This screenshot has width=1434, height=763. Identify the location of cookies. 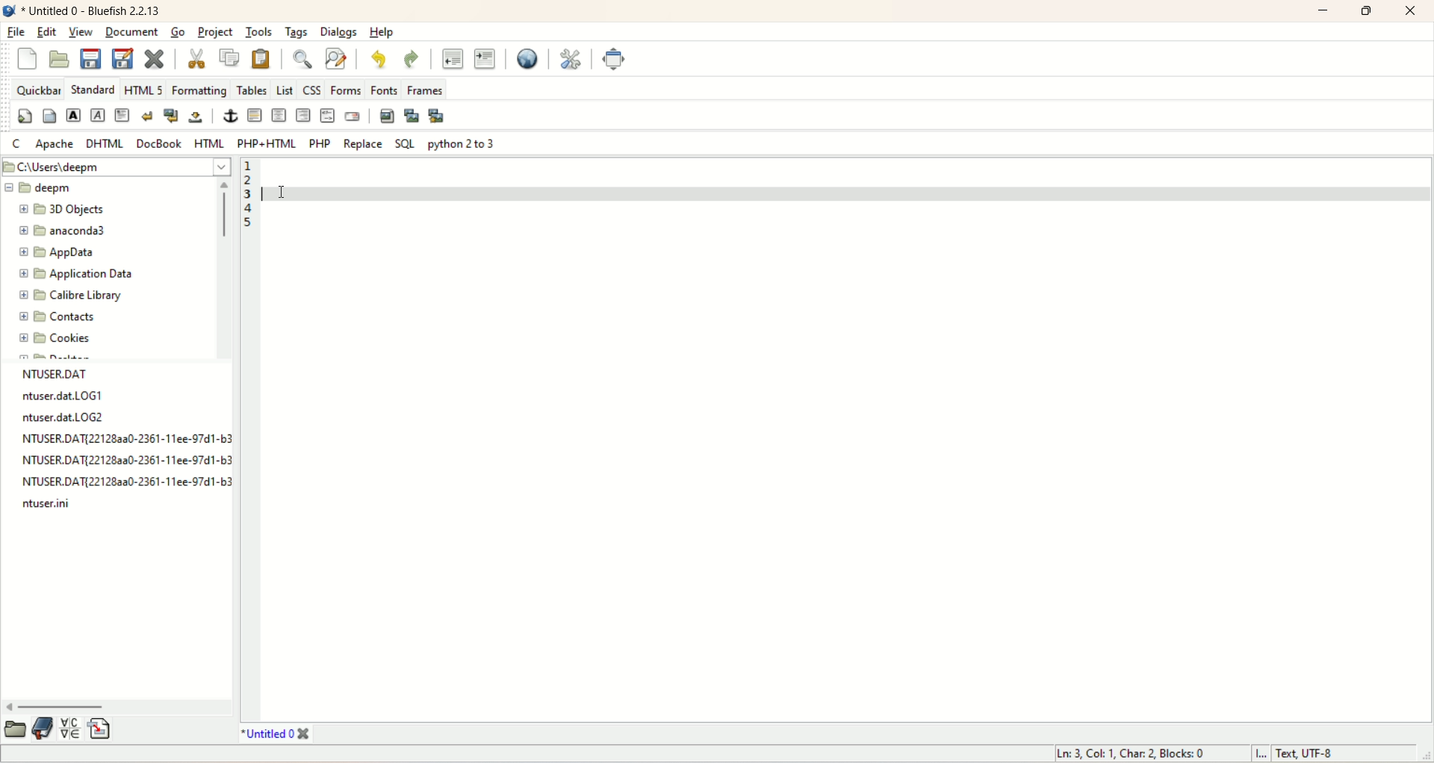
(54, 337).